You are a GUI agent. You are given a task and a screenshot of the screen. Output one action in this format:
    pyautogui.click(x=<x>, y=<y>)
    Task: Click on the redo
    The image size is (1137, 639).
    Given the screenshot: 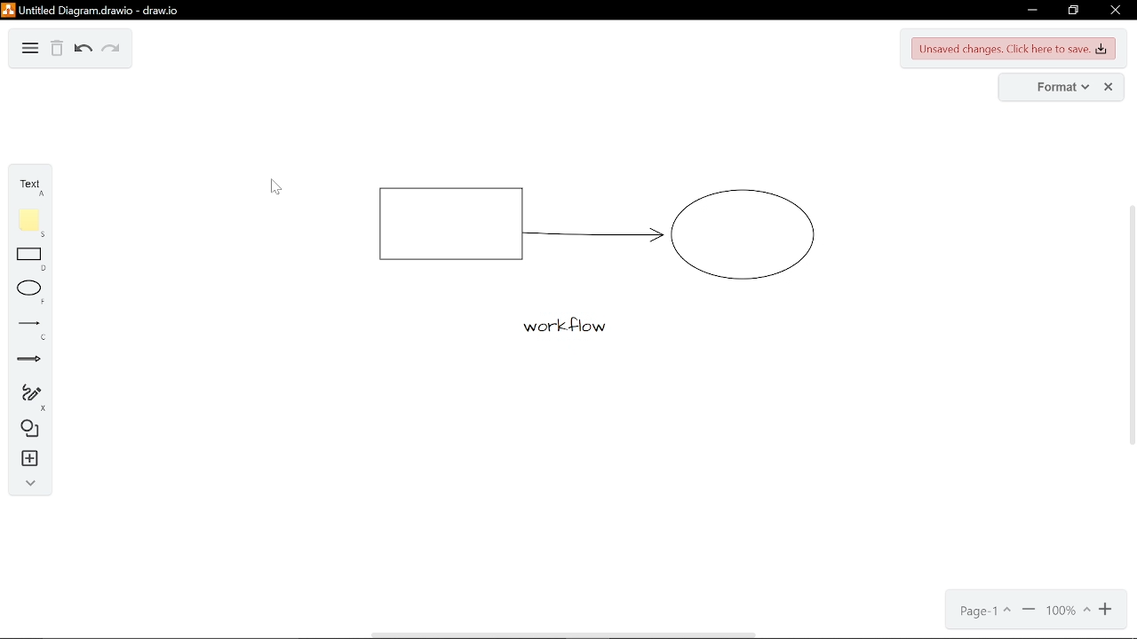 What is the action you would take?
    pyautogui.click(x=113, y=51)
    